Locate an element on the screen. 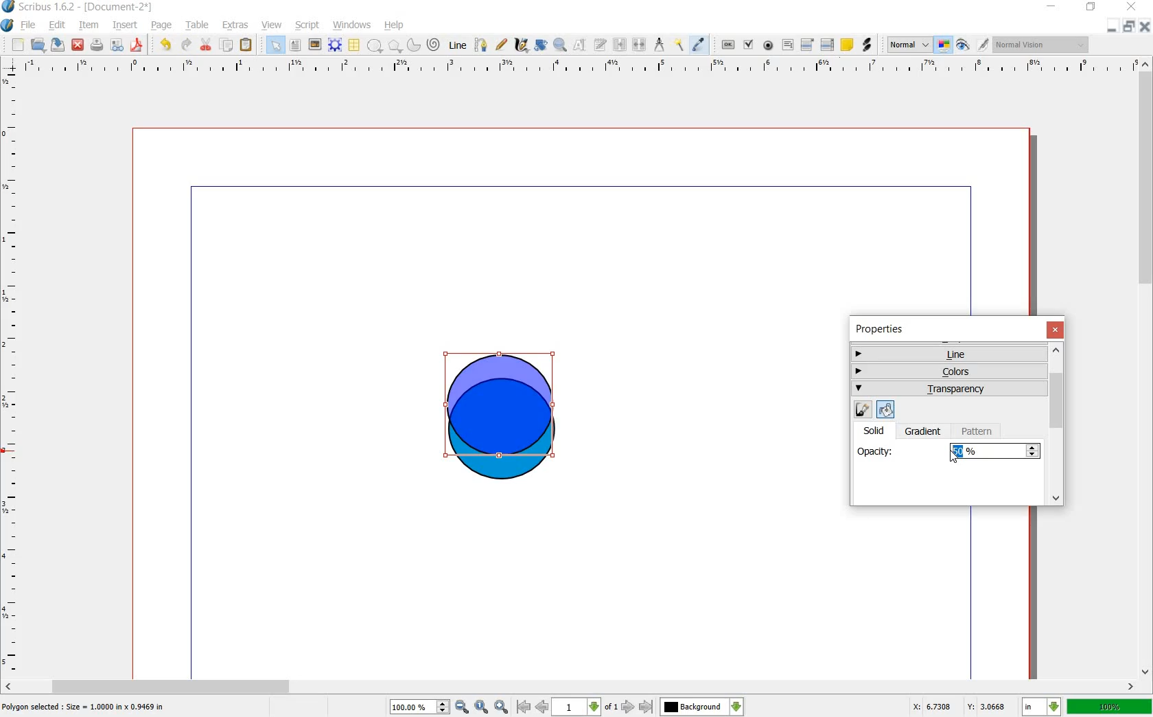  go to next or last page is located at coordinates (638, 707).